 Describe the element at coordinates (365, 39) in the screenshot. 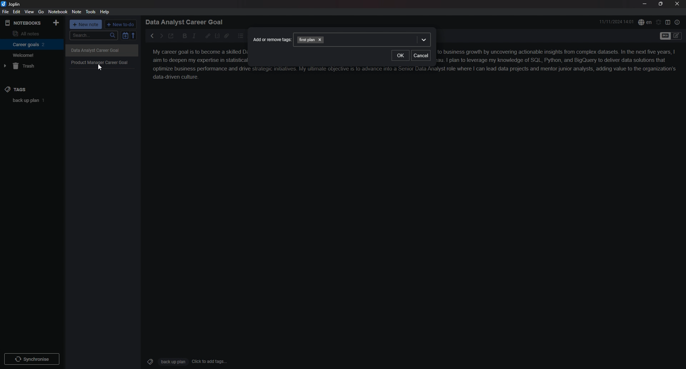

I see `first plan` at that location.